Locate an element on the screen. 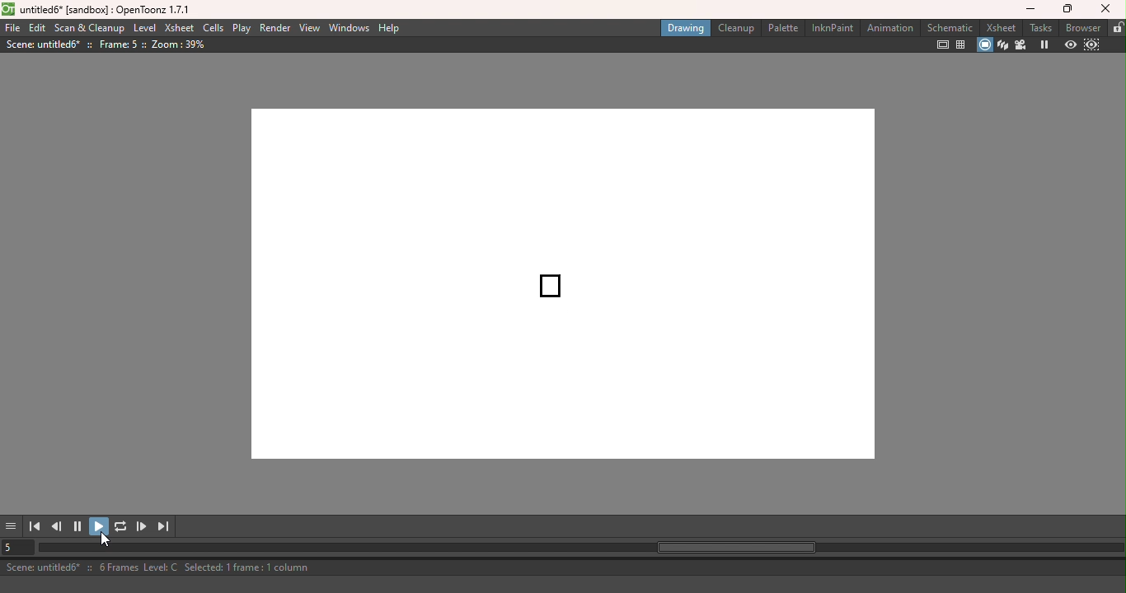 The image size is (1126, 593). Help is located at coordinates (387, 29).